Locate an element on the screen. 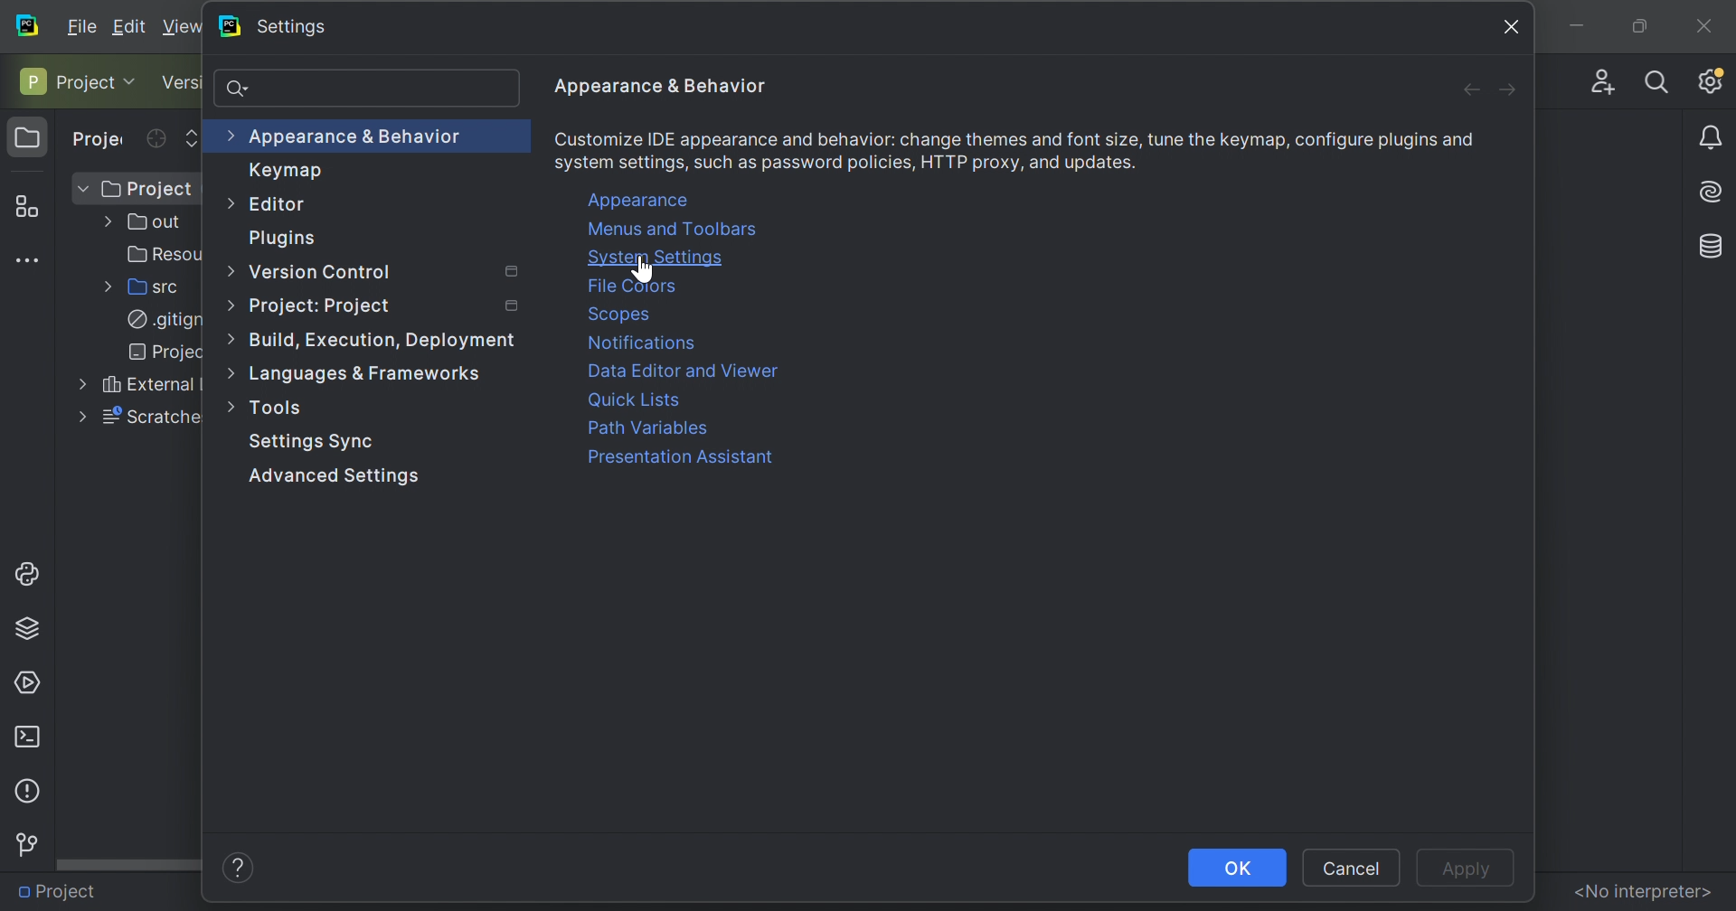 This screenshot has width=1736, height=911. Appearance & Behavior is located at coordinates (661, 86).